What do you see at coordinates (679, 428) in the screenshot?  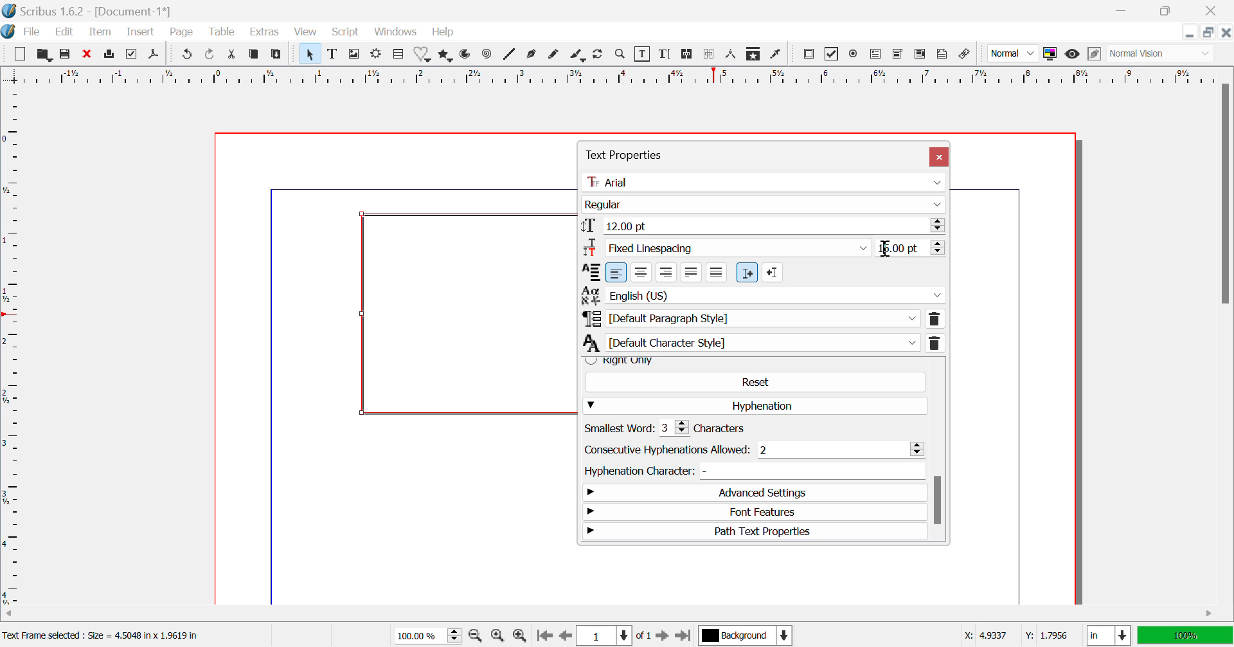 I see `Smallest word: 3 characters` at bounding box center [679, 428].